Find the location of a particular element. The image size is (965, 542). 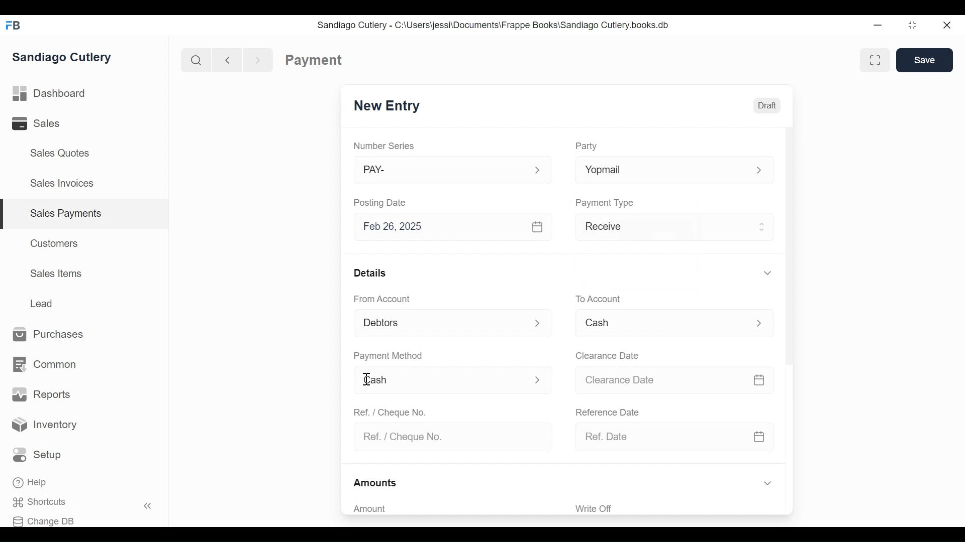

Lead is located at coordinates (43, 302).